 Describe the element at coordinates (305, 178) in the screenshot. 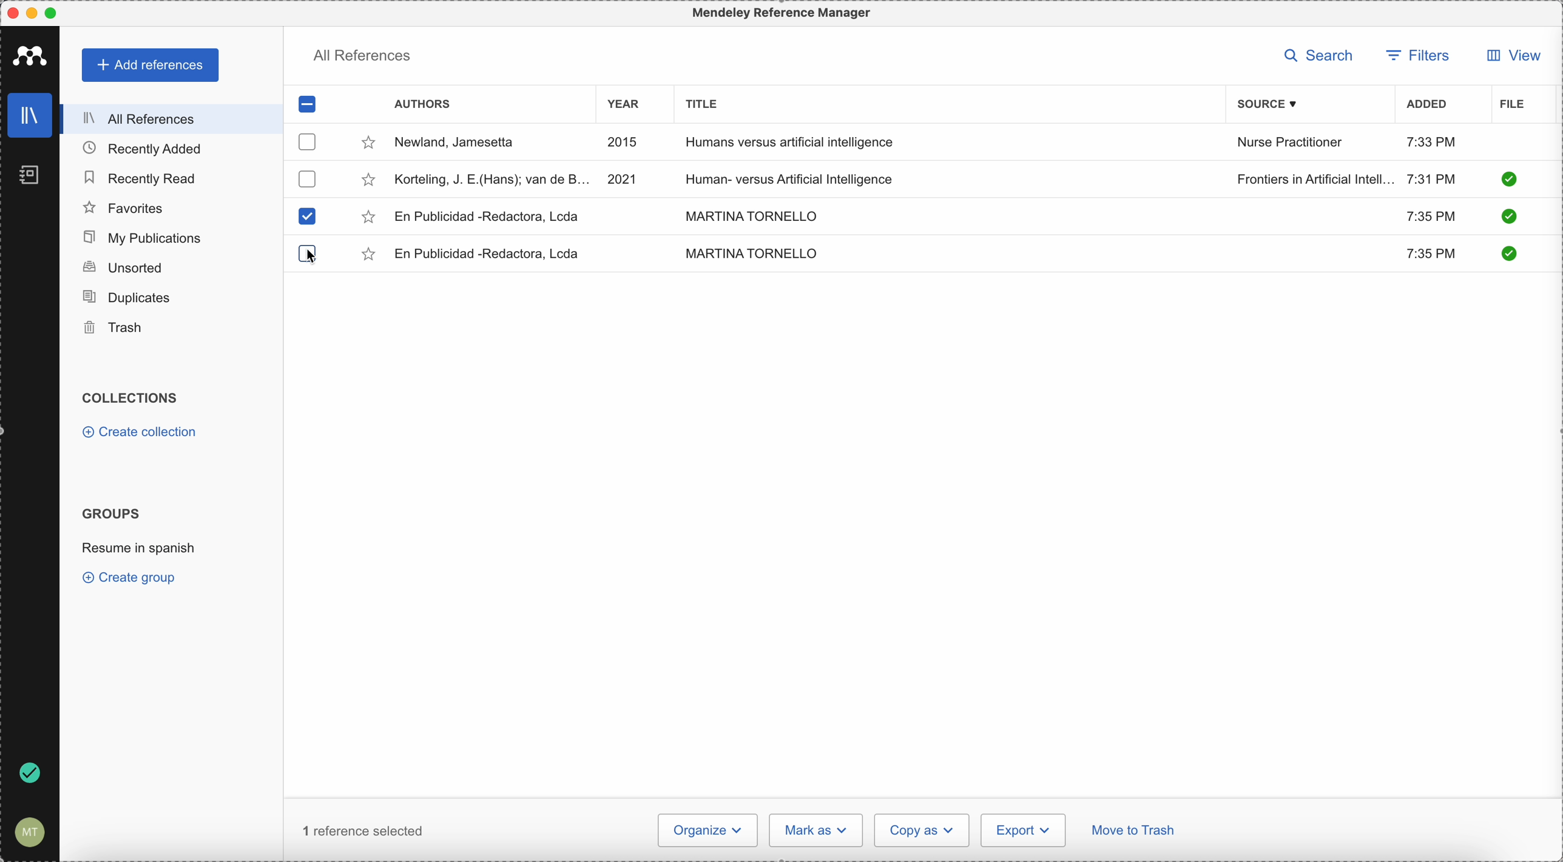

I see `checkbox` at that location.